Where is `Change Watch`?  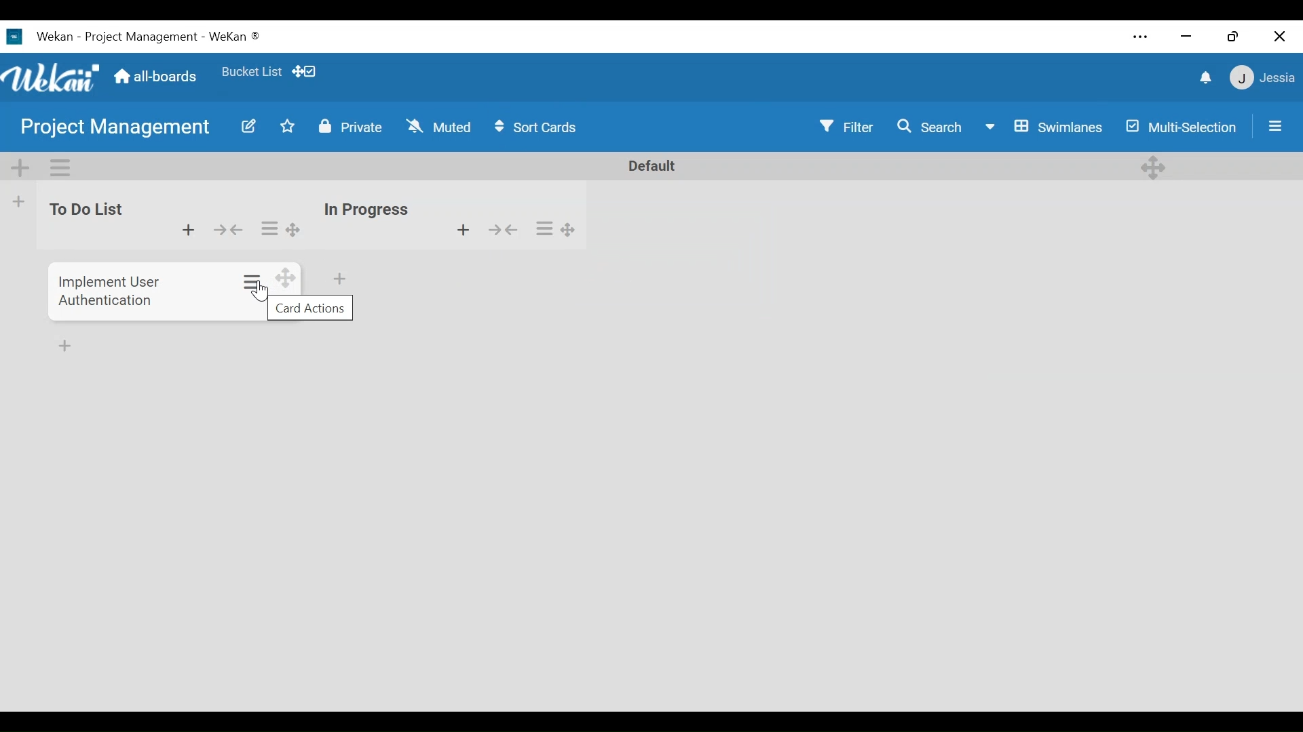 Change Watch is located at coordinates (441, 126).